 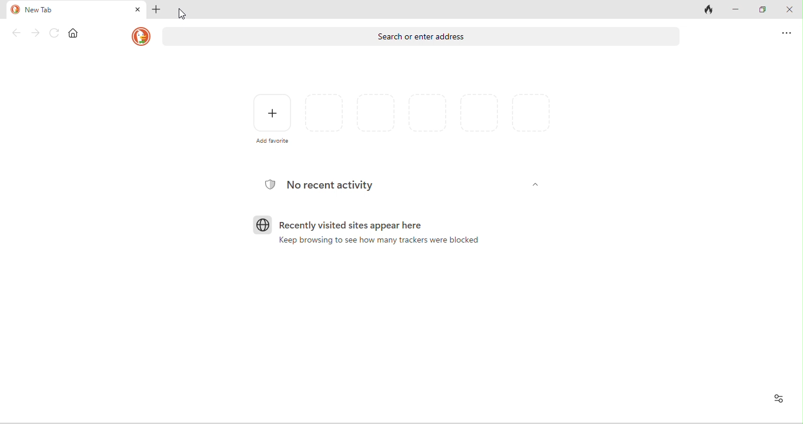 I want to click on search or enter address, so click(x=421, y=37).